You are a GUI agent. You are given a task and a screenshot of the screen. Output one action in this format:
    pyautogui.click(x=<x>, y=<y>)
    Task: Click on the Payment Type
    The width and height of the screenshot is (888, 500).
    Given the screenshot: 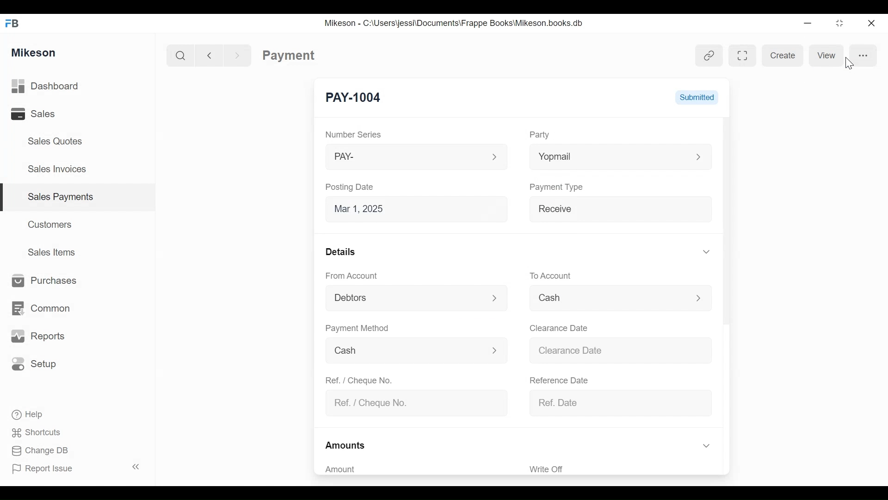 What is the action you would take?
    pyautogui.click(x=561, y=190)
    